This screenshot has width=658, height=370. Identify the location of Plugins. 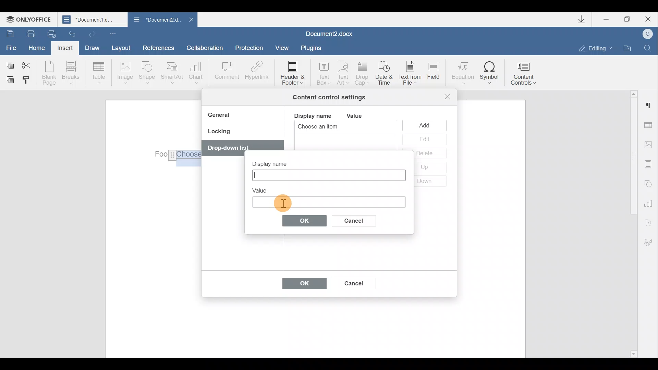
(313, 48).